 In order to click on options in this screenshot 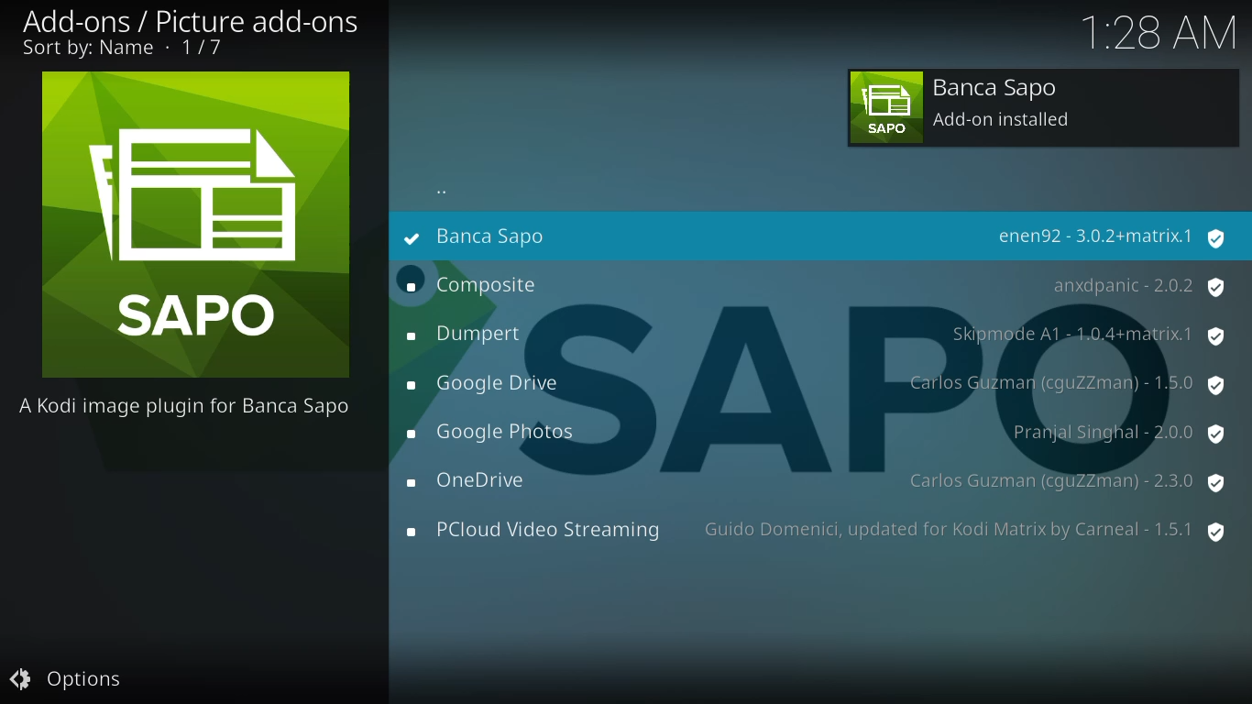, I will do `click(68, 677)`.